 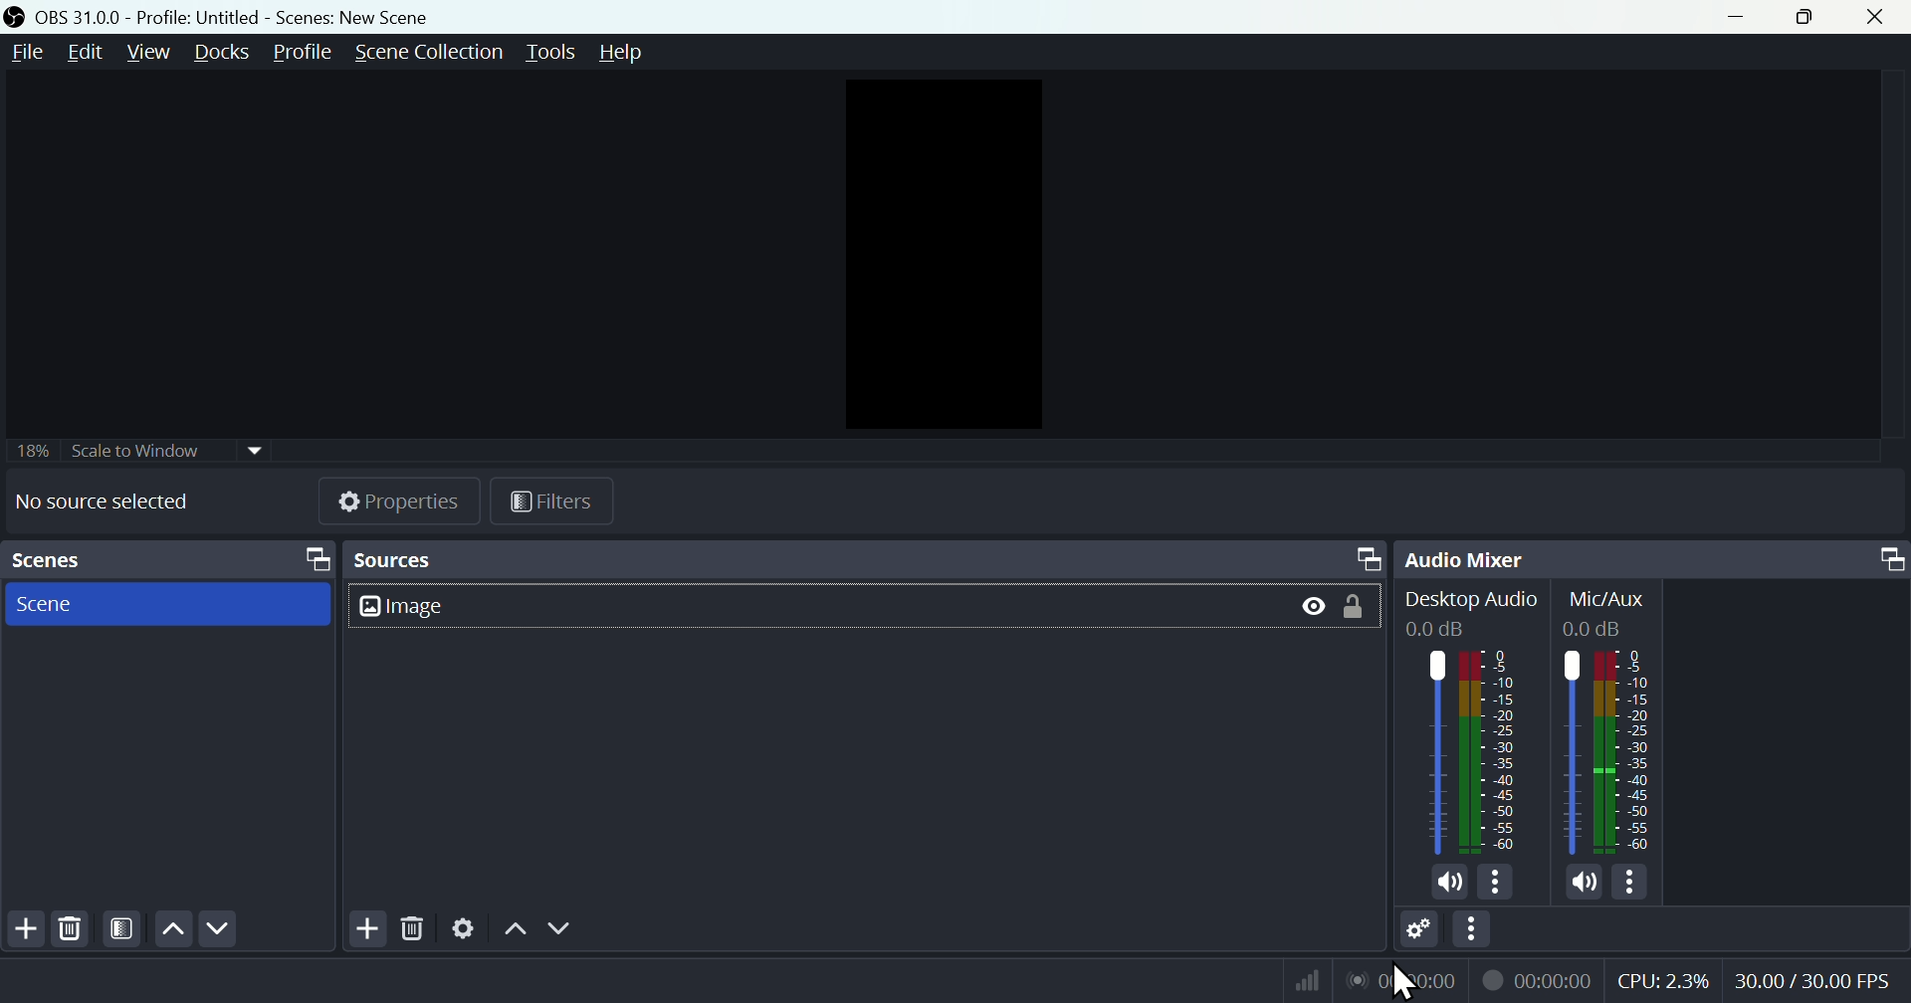 What do you see at coordinates (387, 501) in the screenshot?
I see `Properties` at bounding box center [387, 501].